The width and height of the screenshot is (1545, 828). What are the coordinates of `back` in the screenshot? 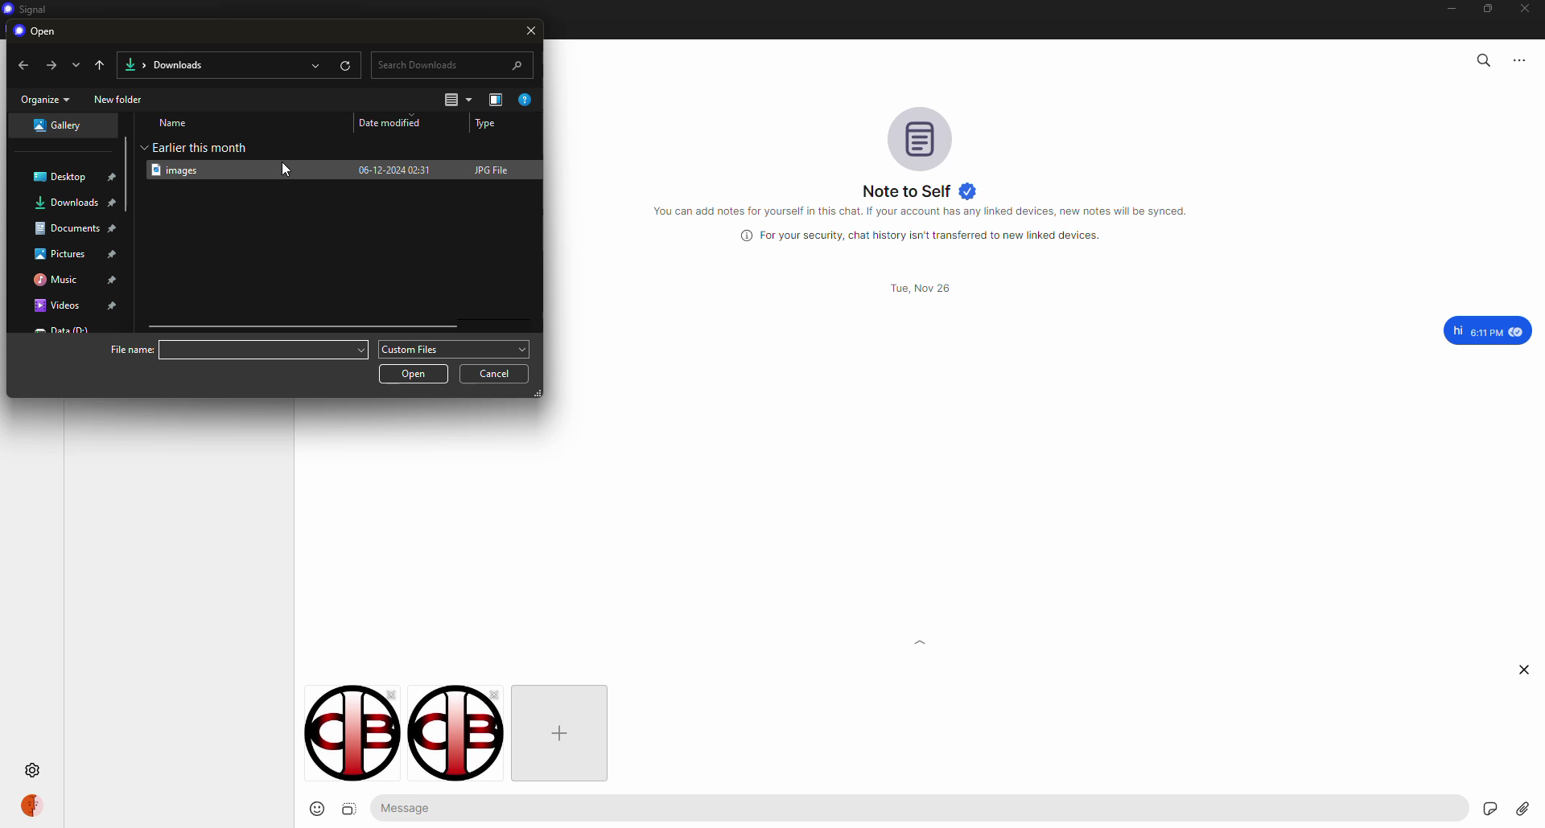 It's located at (24, 66).